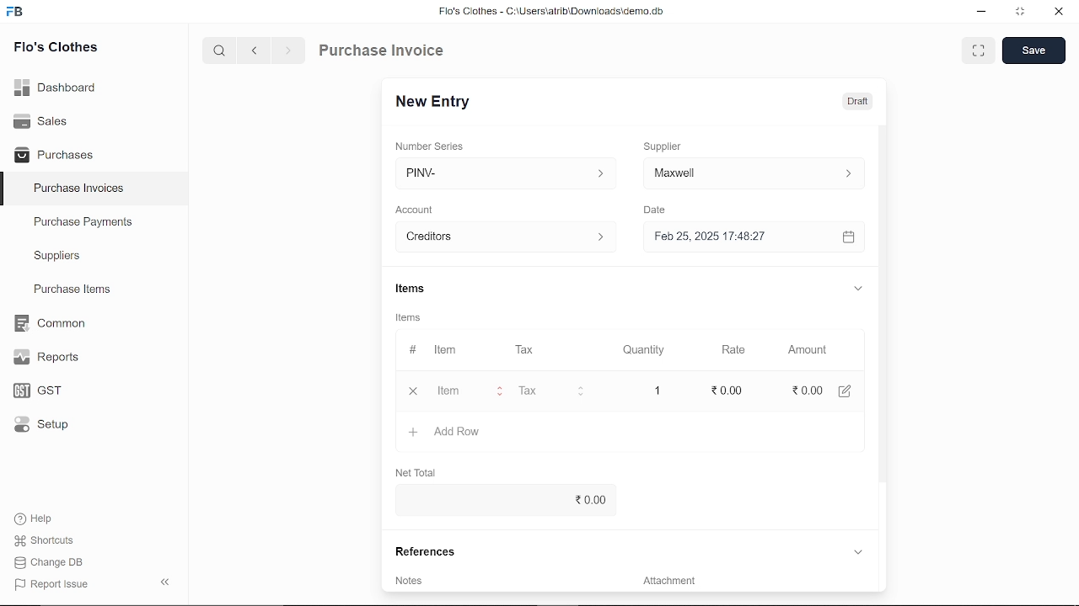  What do you see at coordinates (384, 52) in the screenshot?
I see `Purchase Invoice` at bounding box center [384, 52].